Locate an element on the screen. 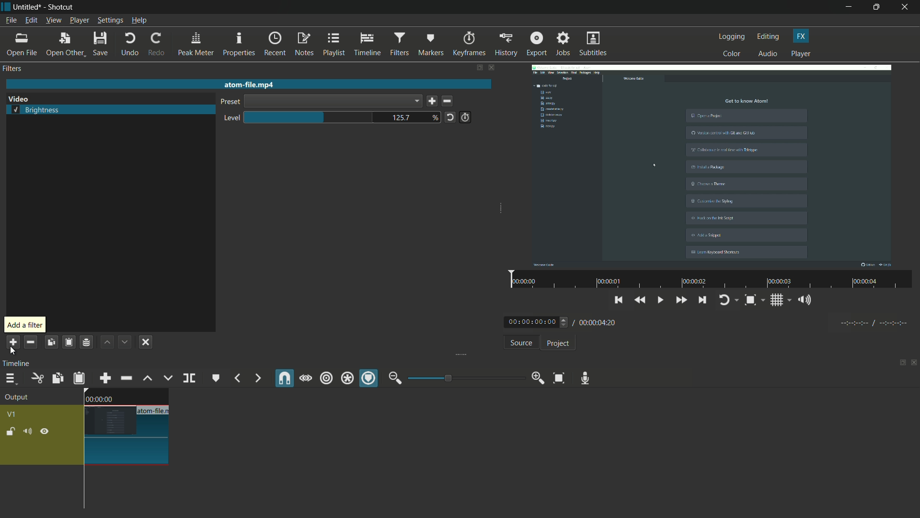 This screenshot has width=920, height=518. video on timeline is located at coordinates (125, 426).